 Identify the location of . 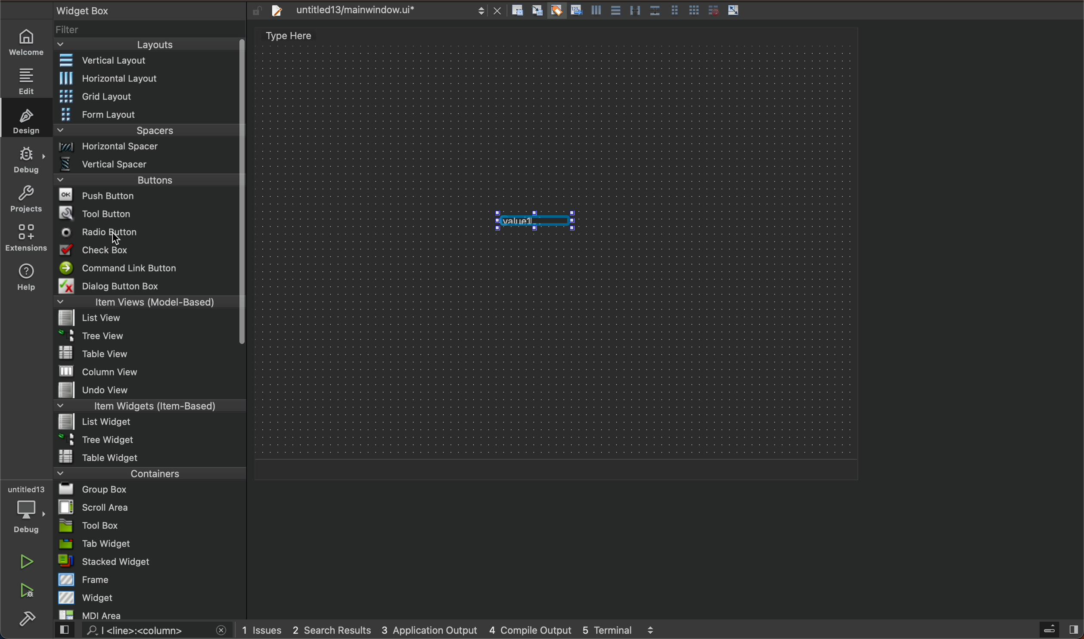
(575, 11).